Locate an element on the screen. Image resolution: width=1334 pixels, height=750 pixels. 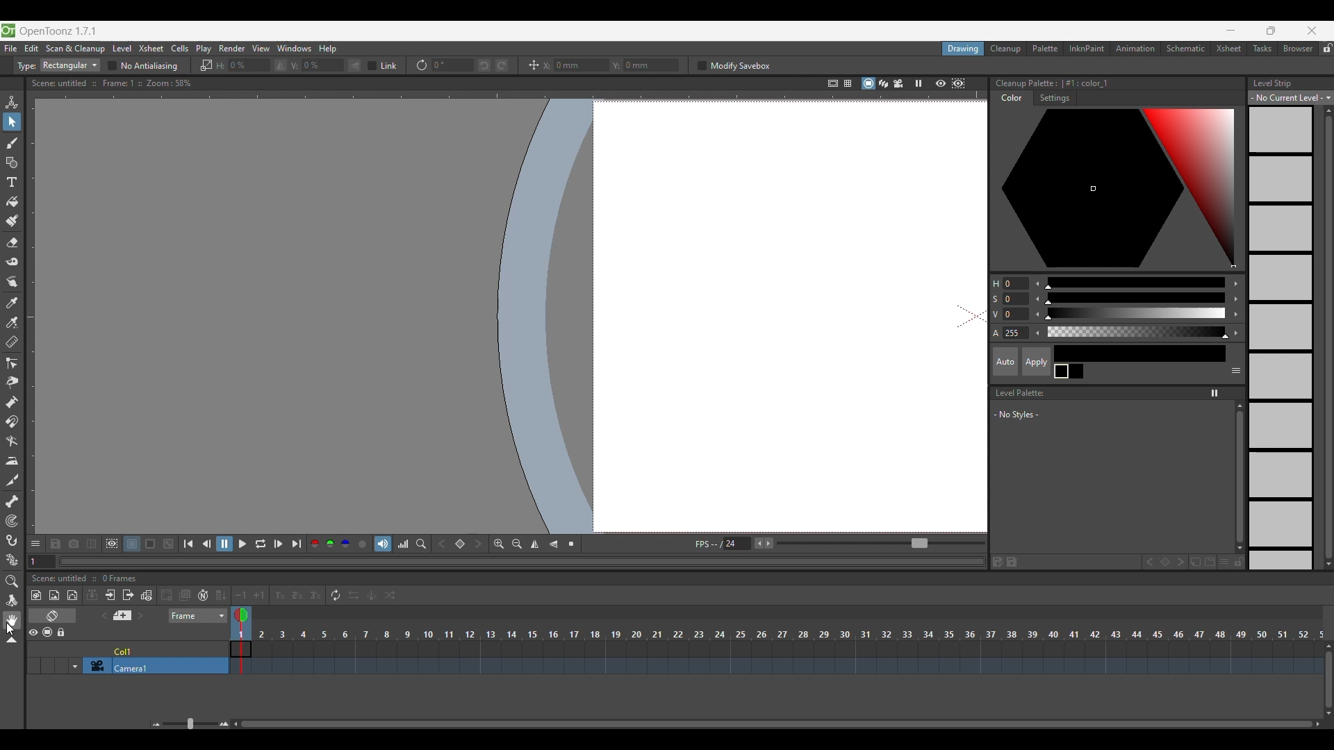
Input degree of vertical flip manually is located at coordinates (318, 65).